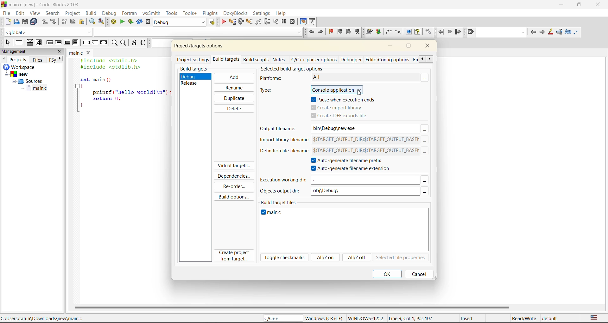  Describe the element at coordinates (20, 13) in the screenshot. I see `edit` at that location.